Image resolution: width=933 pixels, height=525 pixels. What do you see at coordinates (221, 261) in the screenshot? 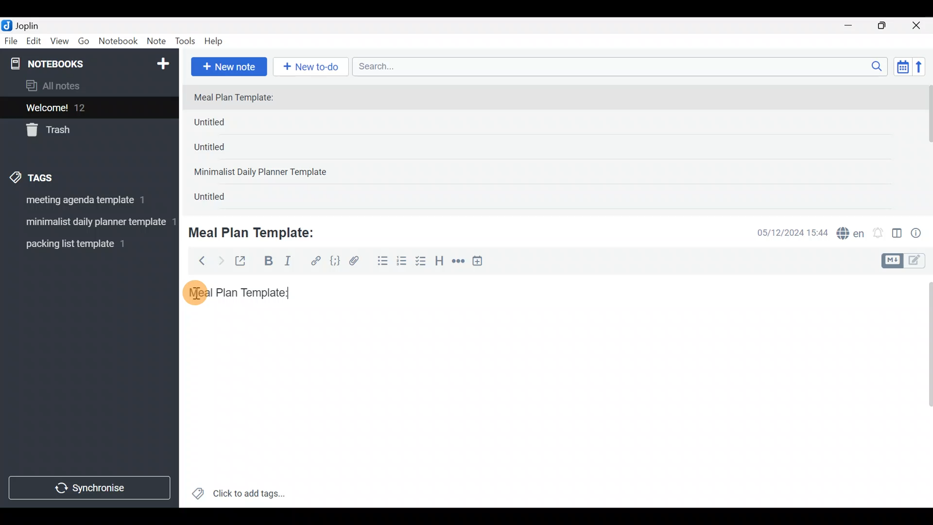
I see `Forward` at bounding box center [221, 261].